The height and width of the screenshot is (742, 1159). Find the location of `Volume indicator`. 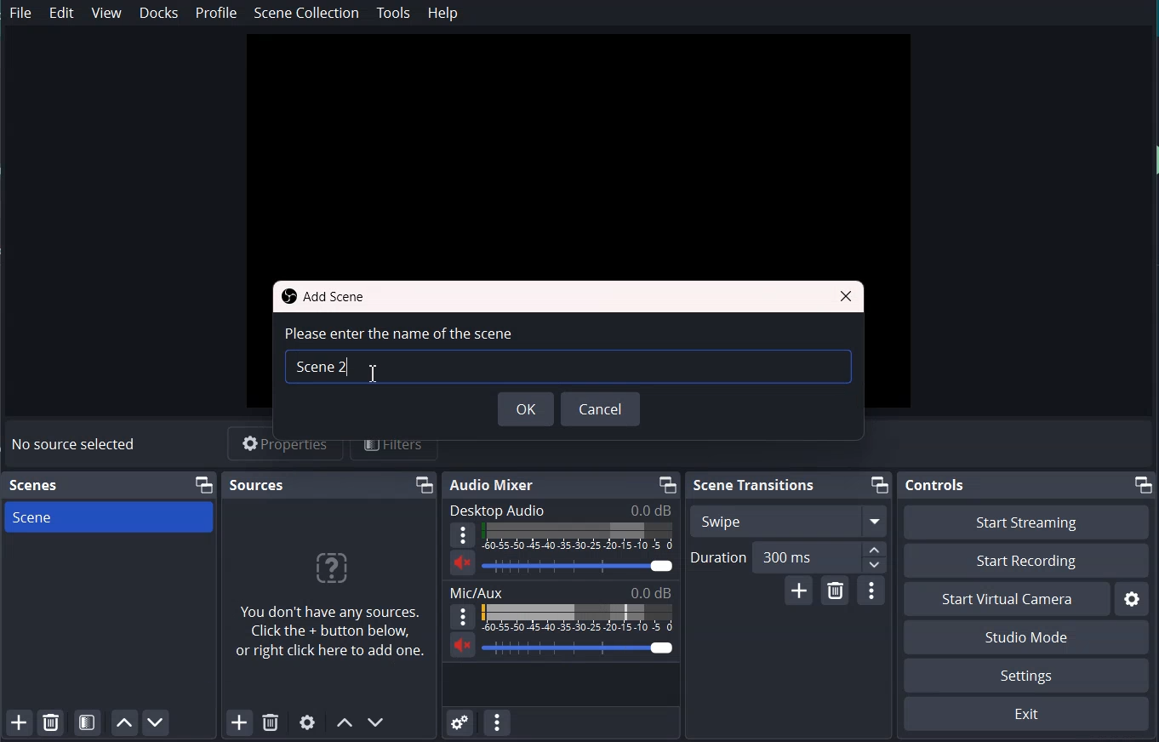

Volume indicator is located at coordinates (578, 536).